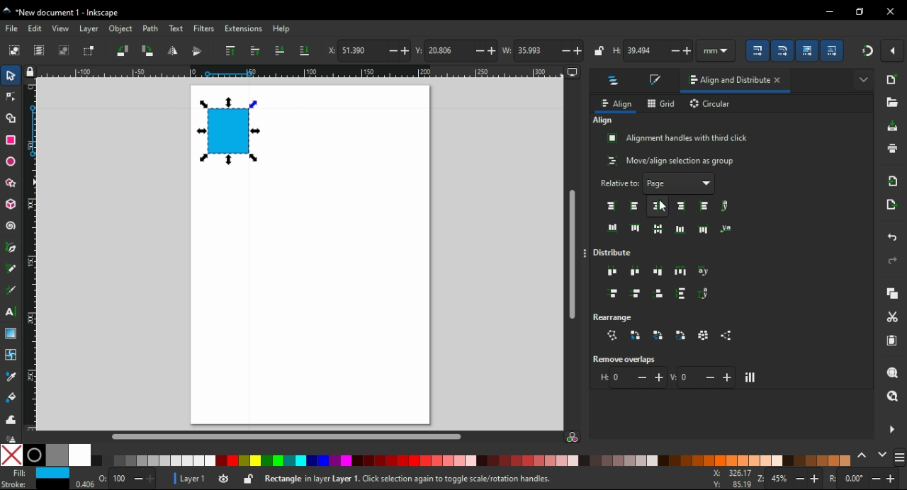  Describe the element at coordinates (122, 50) in the screenshot. I see `rotate object 90 CCW` at that location.